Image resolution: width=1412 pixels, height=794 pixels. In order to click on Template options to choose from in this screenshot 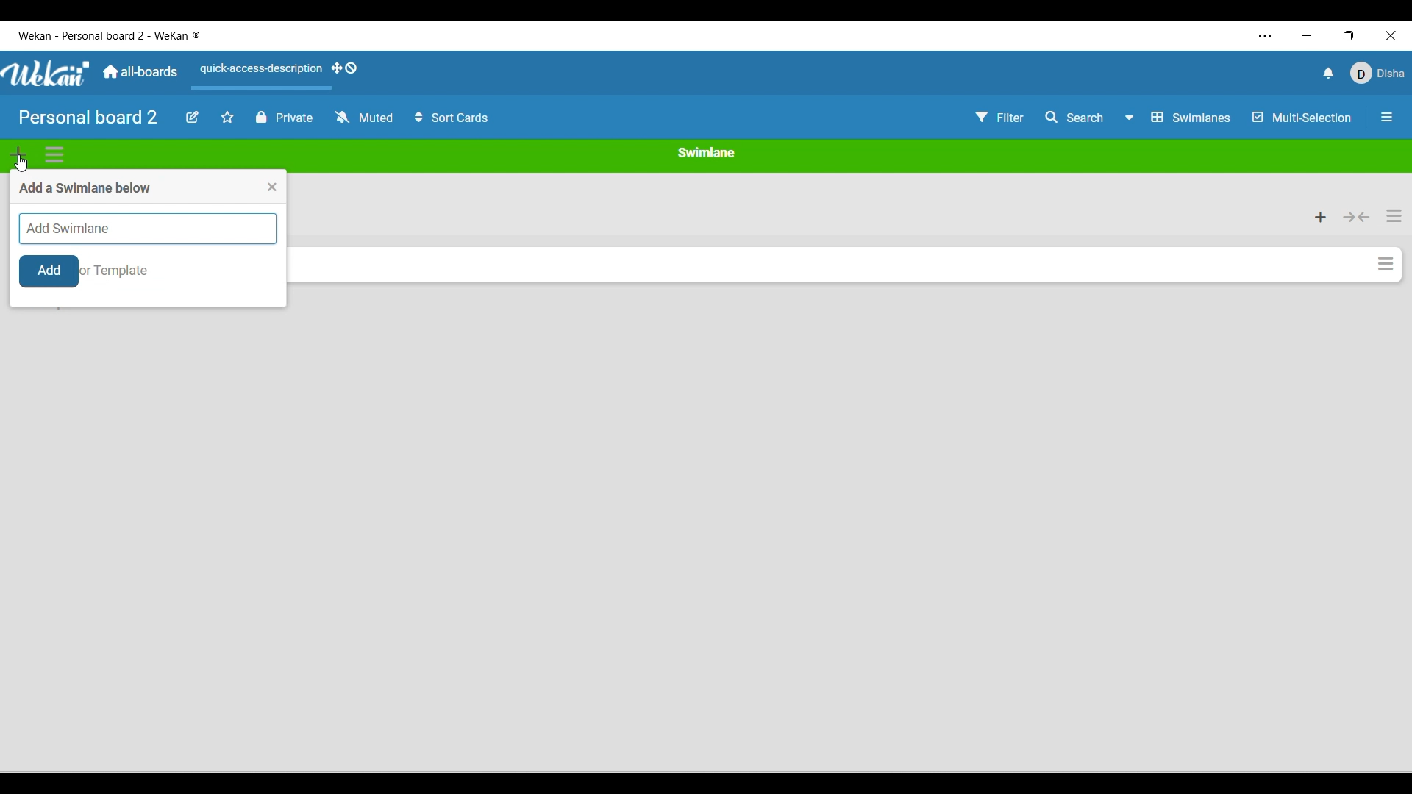, I will do `click(121, 271)`.